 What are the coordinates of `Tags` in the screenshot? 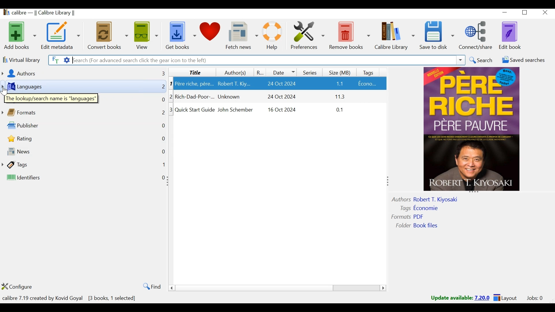 It's located at (370, 72).